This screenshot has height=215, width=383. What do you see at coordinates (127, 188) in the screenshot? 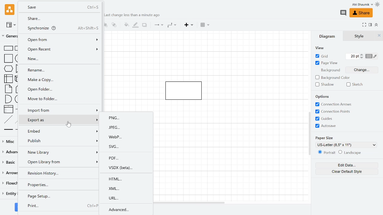
I see `XMl` at bounding box center [127, 188].